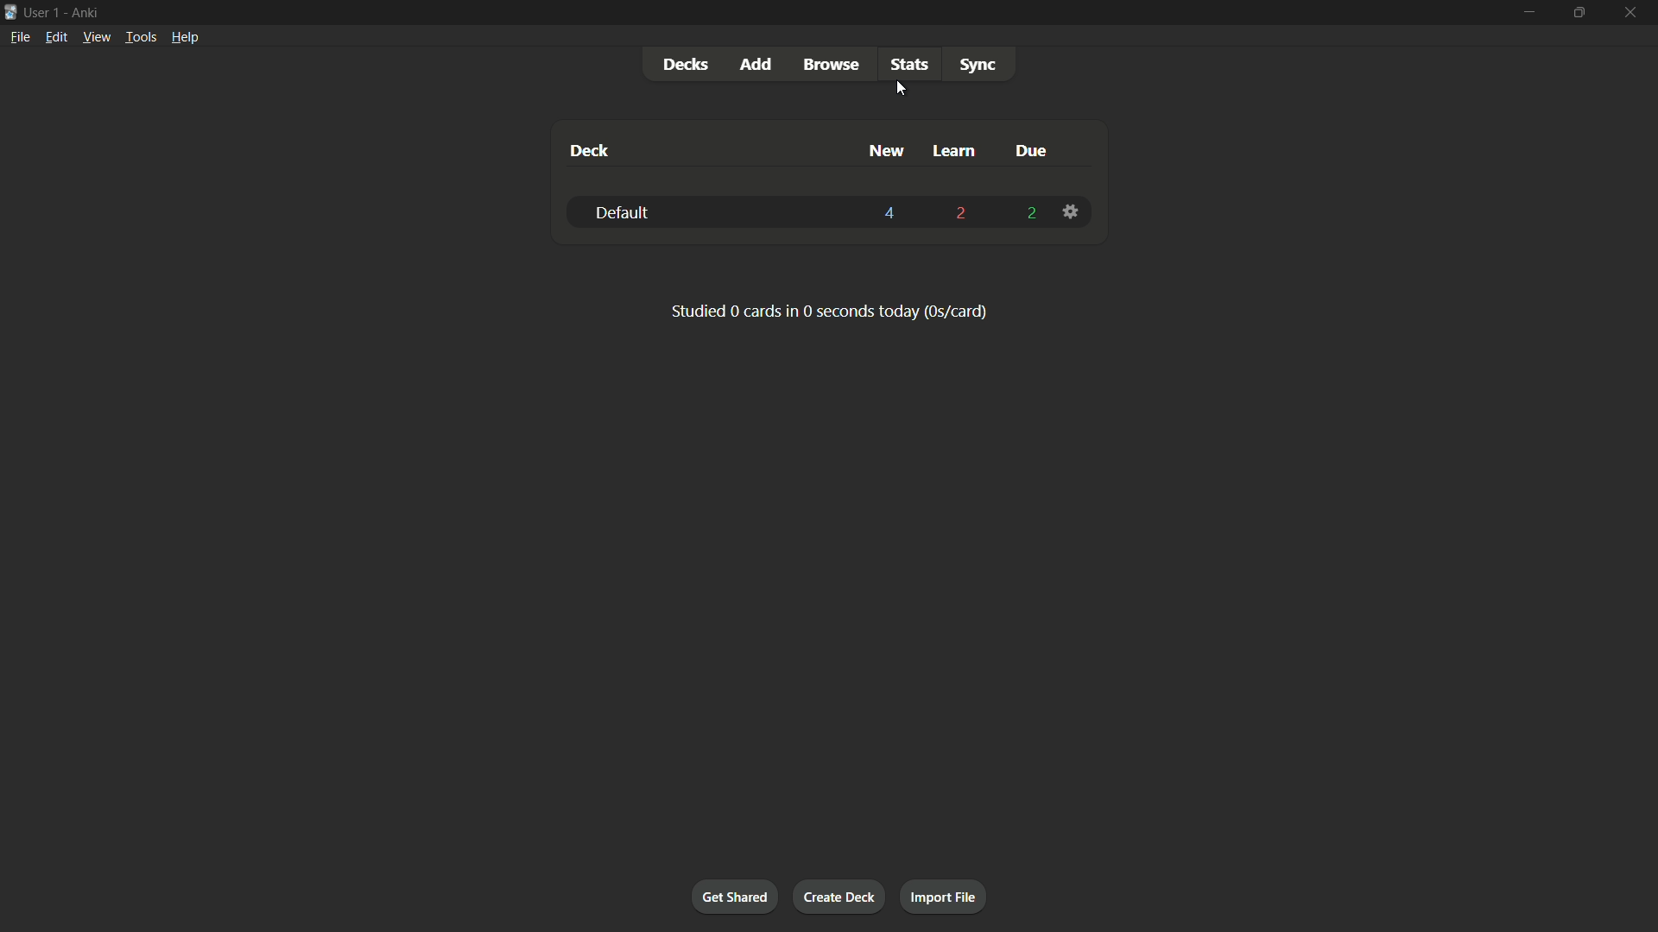 The image size is (1658, 932). What do you see at coordinates (1528, 14) in the screenshot?
I see `minimize` at bounding box center [1528, 14].